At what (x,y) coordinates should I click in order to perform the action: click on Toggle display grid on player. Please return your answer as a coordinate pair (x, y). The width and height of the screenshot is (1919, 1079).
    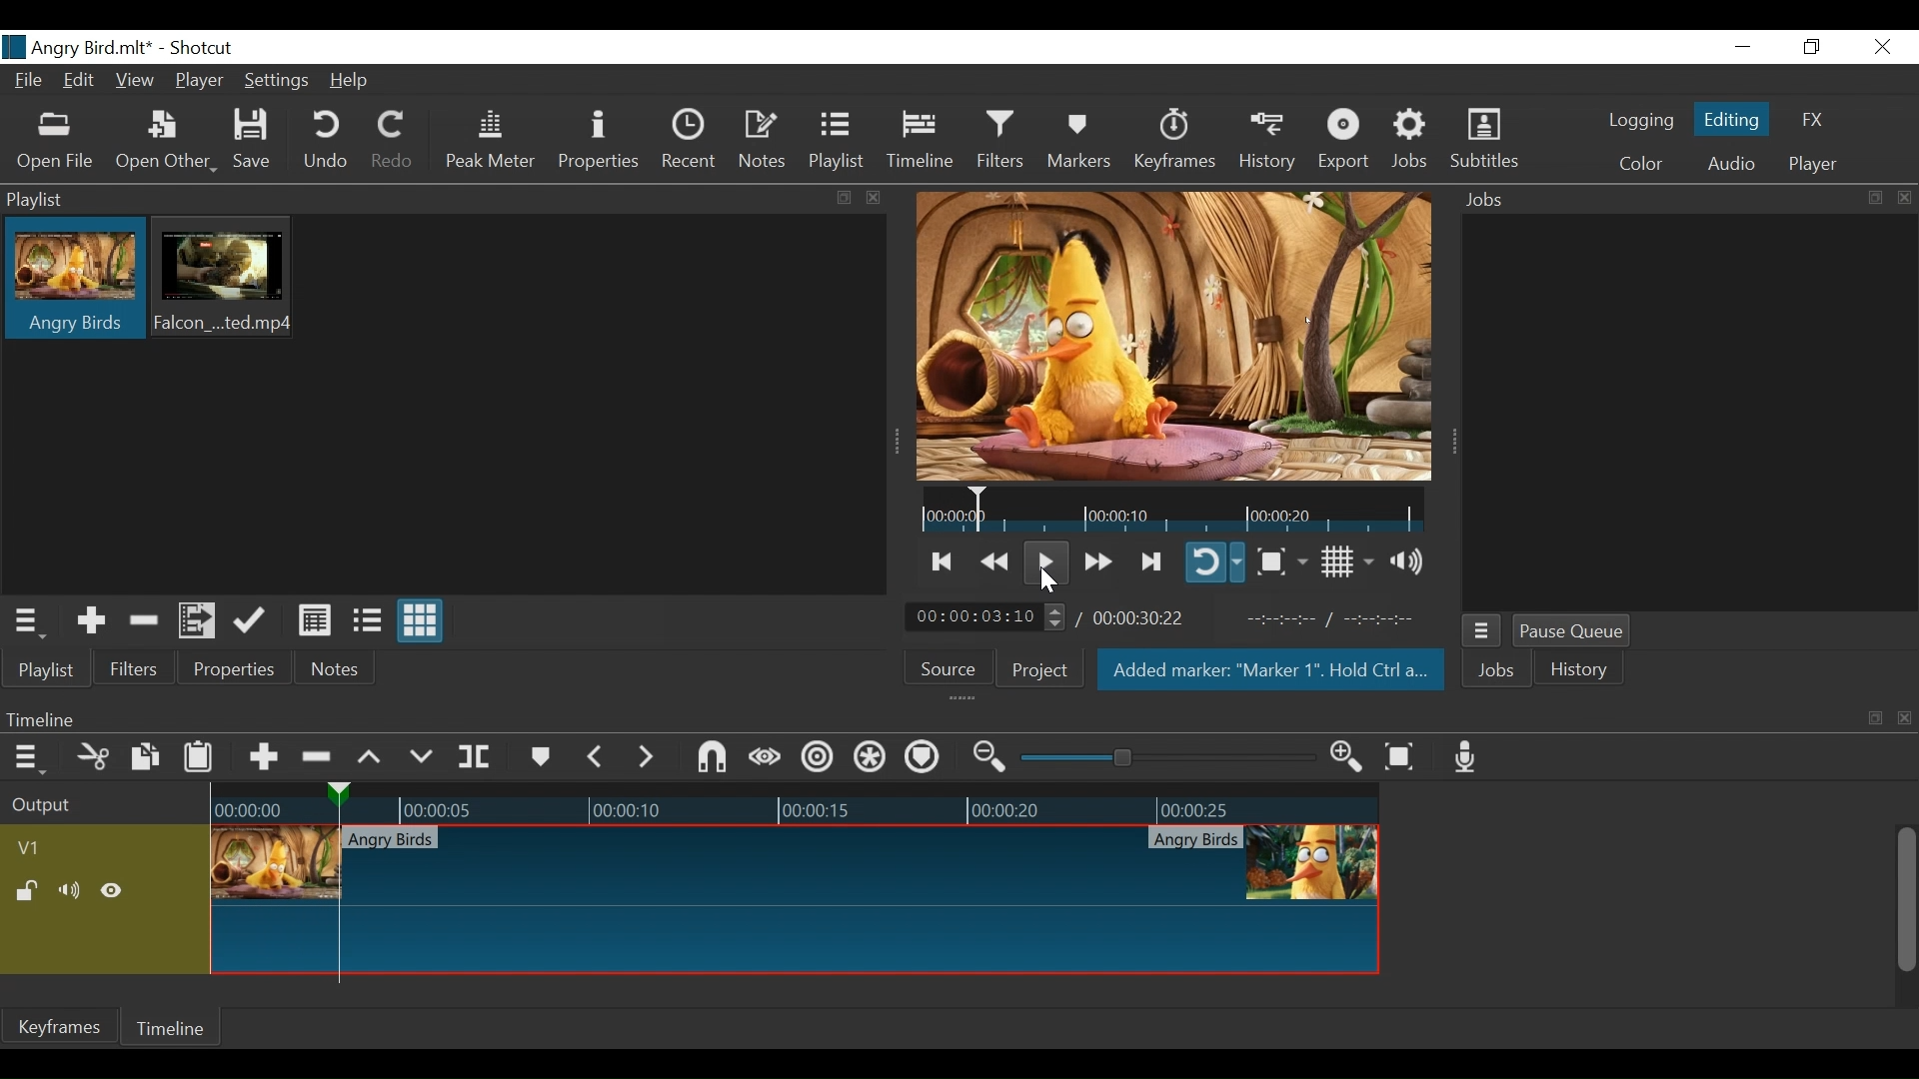
    Looking at the image, I should click on (1345, 562).